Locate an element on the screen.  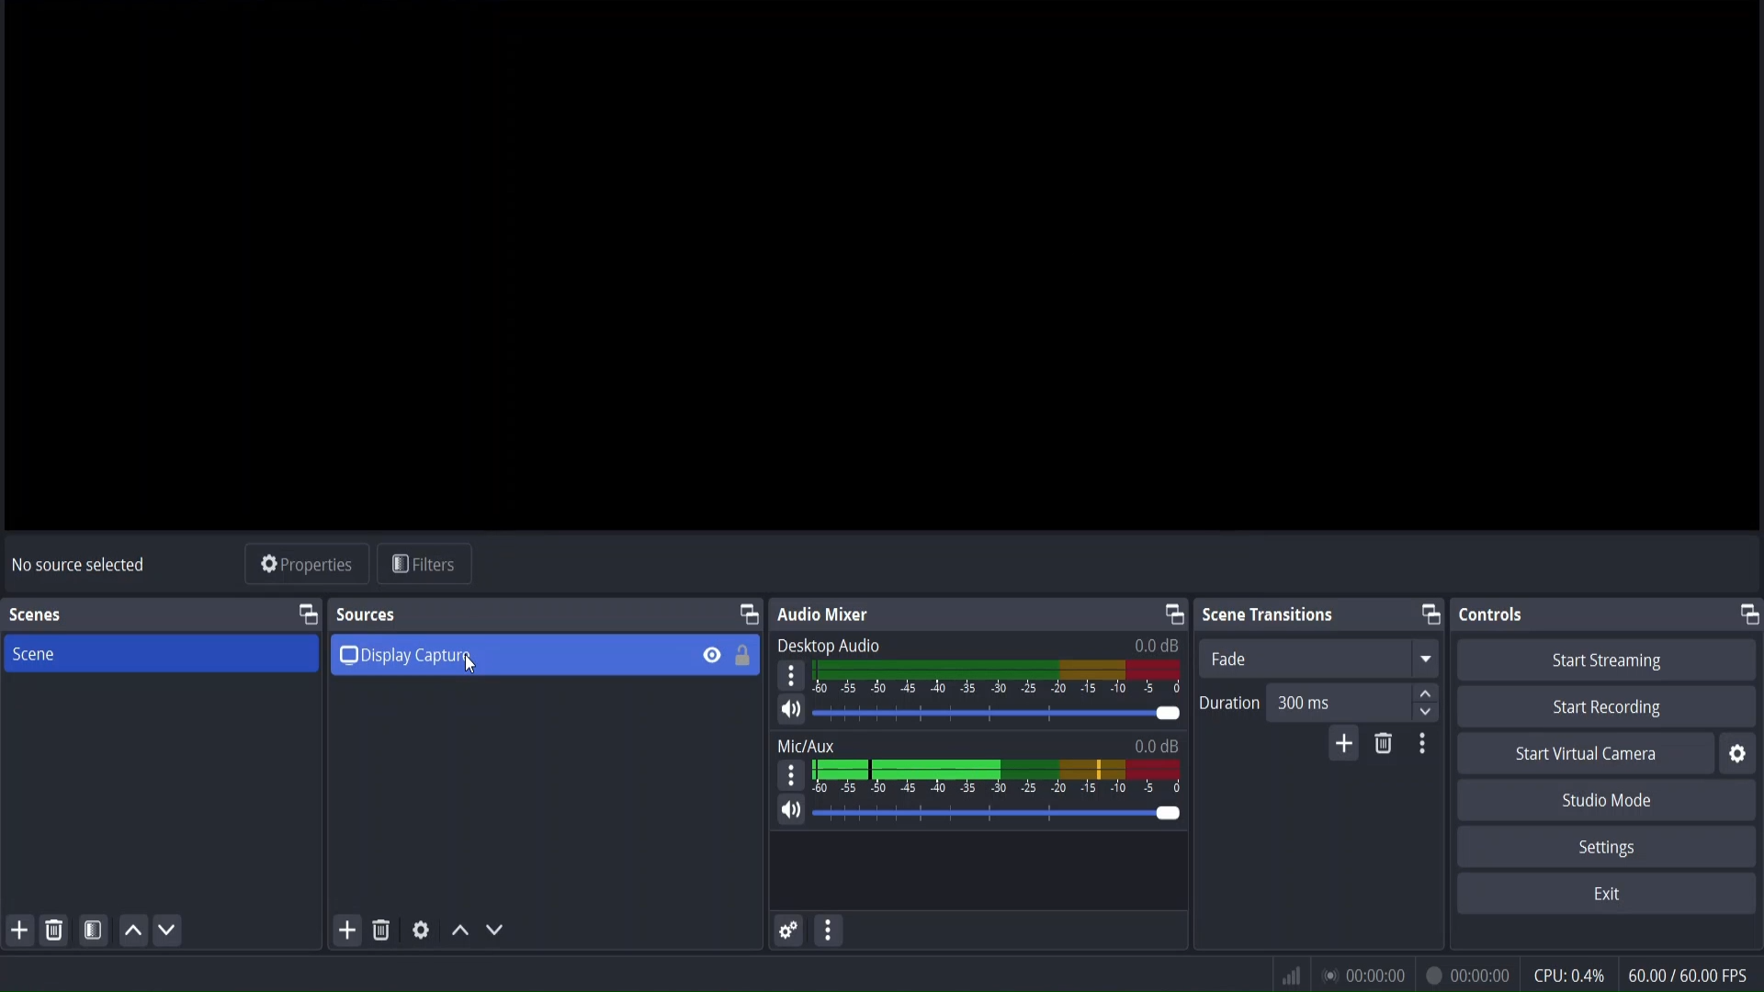
Desktop Audio is located at coordinates (831, 641).